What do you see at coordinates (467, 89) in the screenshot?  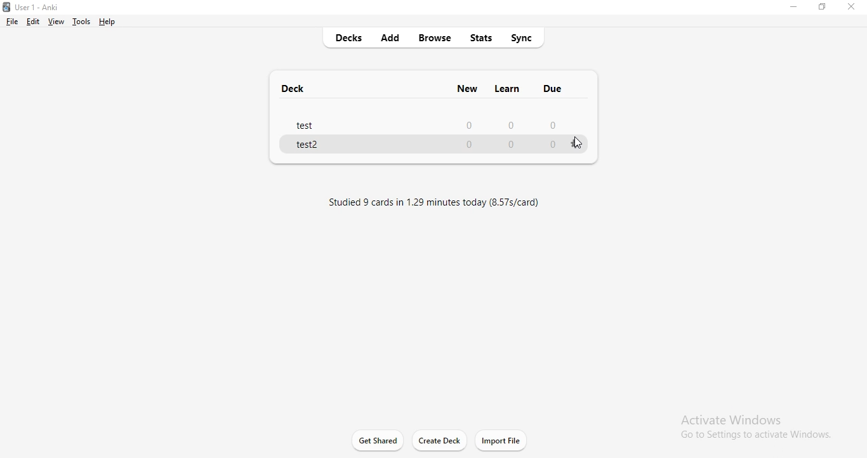 I see `new` at bounding box center [467, 89].